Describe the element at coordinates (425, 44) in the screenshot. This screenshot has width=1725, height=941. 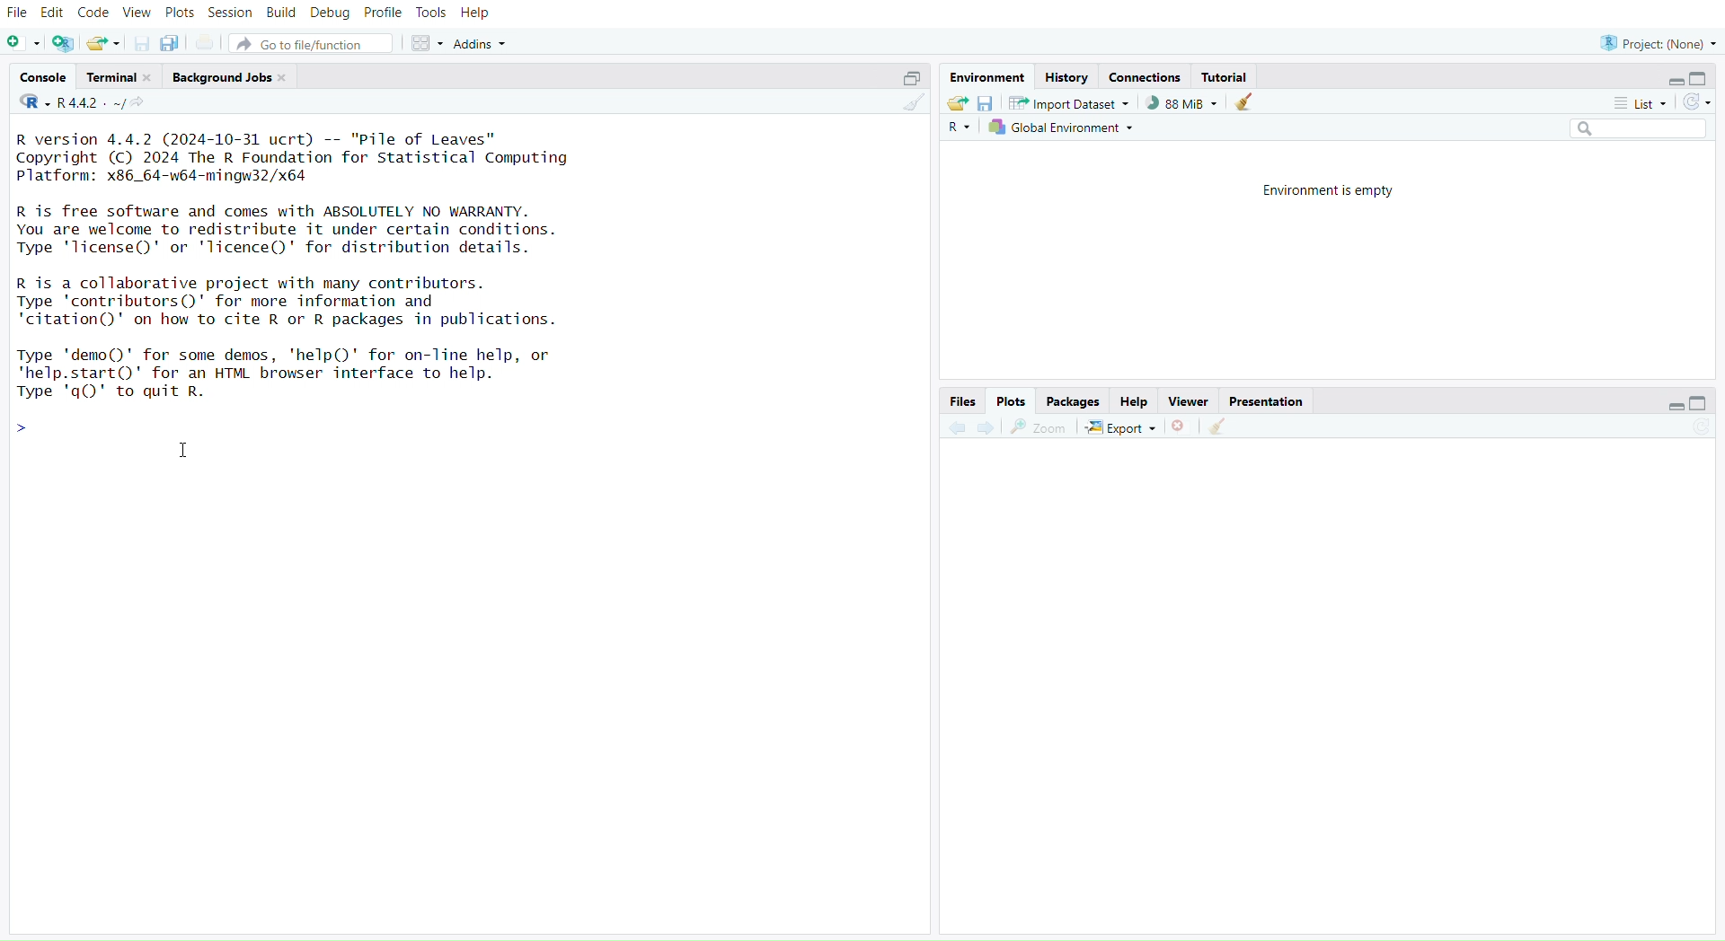
I see `workspace panes` at that location.